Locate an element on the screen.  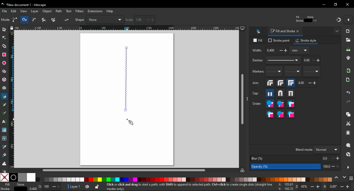
pattern offset is located at coordinates (312, 60).